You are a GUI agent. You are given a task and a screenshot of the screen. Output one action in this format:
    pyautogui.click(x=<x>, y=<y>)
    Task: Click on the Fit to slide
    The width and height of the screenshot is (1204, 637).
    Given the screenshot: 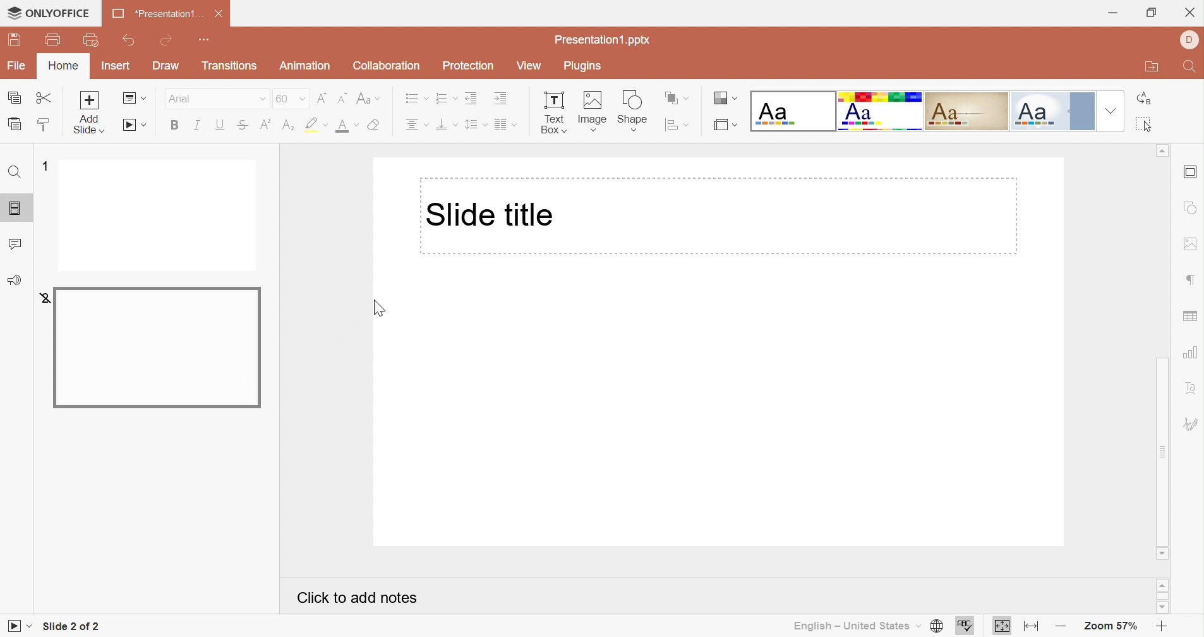 What is the action you would take?
    pyautogui.click(x=1004, y=625)
    